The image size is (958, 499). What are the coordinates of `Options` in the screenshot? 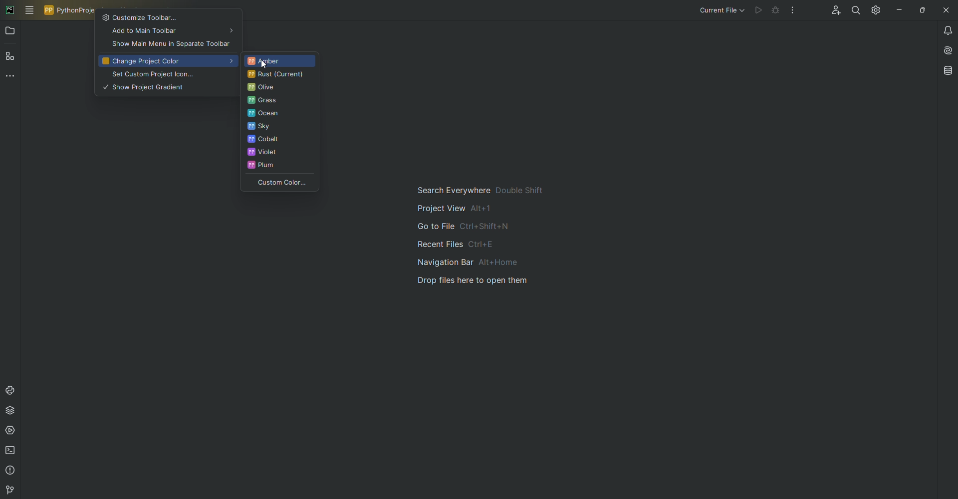 It's located at (793, 10).